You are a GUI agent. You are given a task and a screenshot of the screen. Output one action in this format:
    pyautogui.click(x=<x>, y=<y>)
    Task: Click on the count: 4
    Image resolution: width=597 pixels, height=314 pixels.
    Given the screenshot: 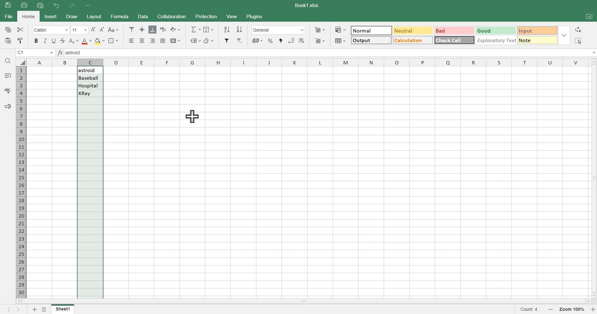 What is the action you would take?
    pyautogui.click(x=532, y=310)
    